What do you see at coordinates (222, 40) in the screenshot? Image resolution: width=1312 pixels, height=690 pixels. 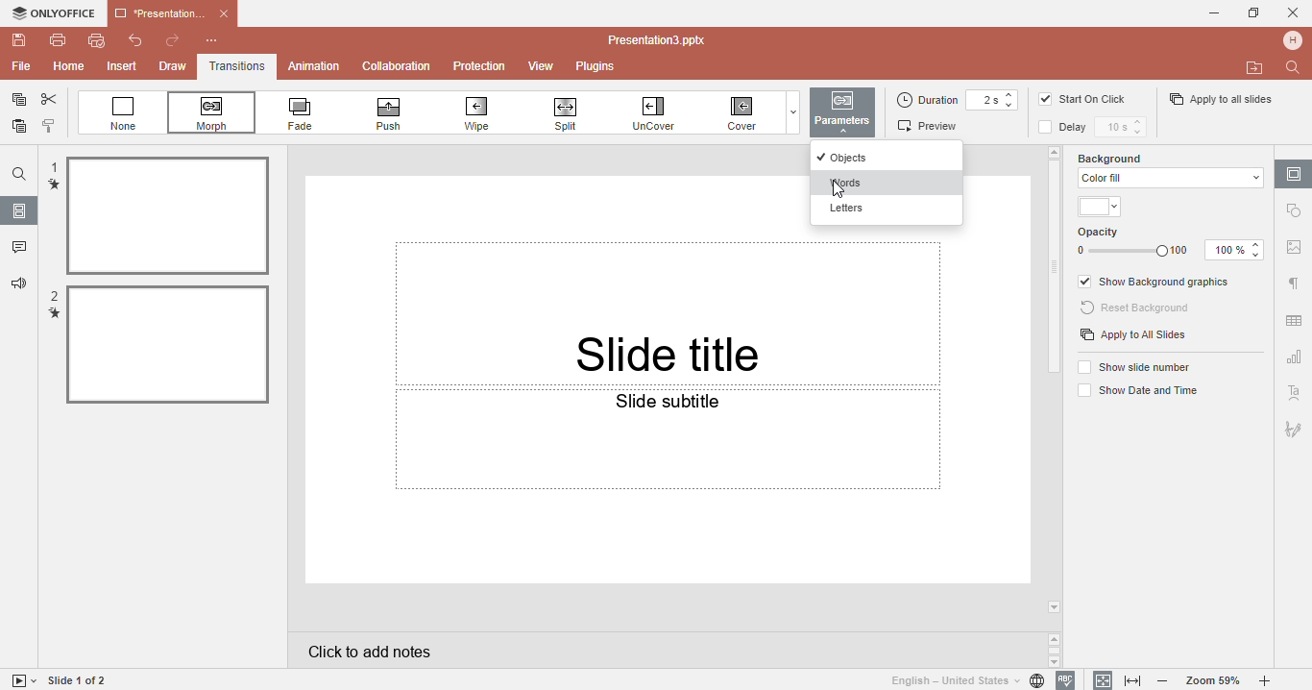 I see `Customize quick access toolbar` at bounding box center [222, 40].